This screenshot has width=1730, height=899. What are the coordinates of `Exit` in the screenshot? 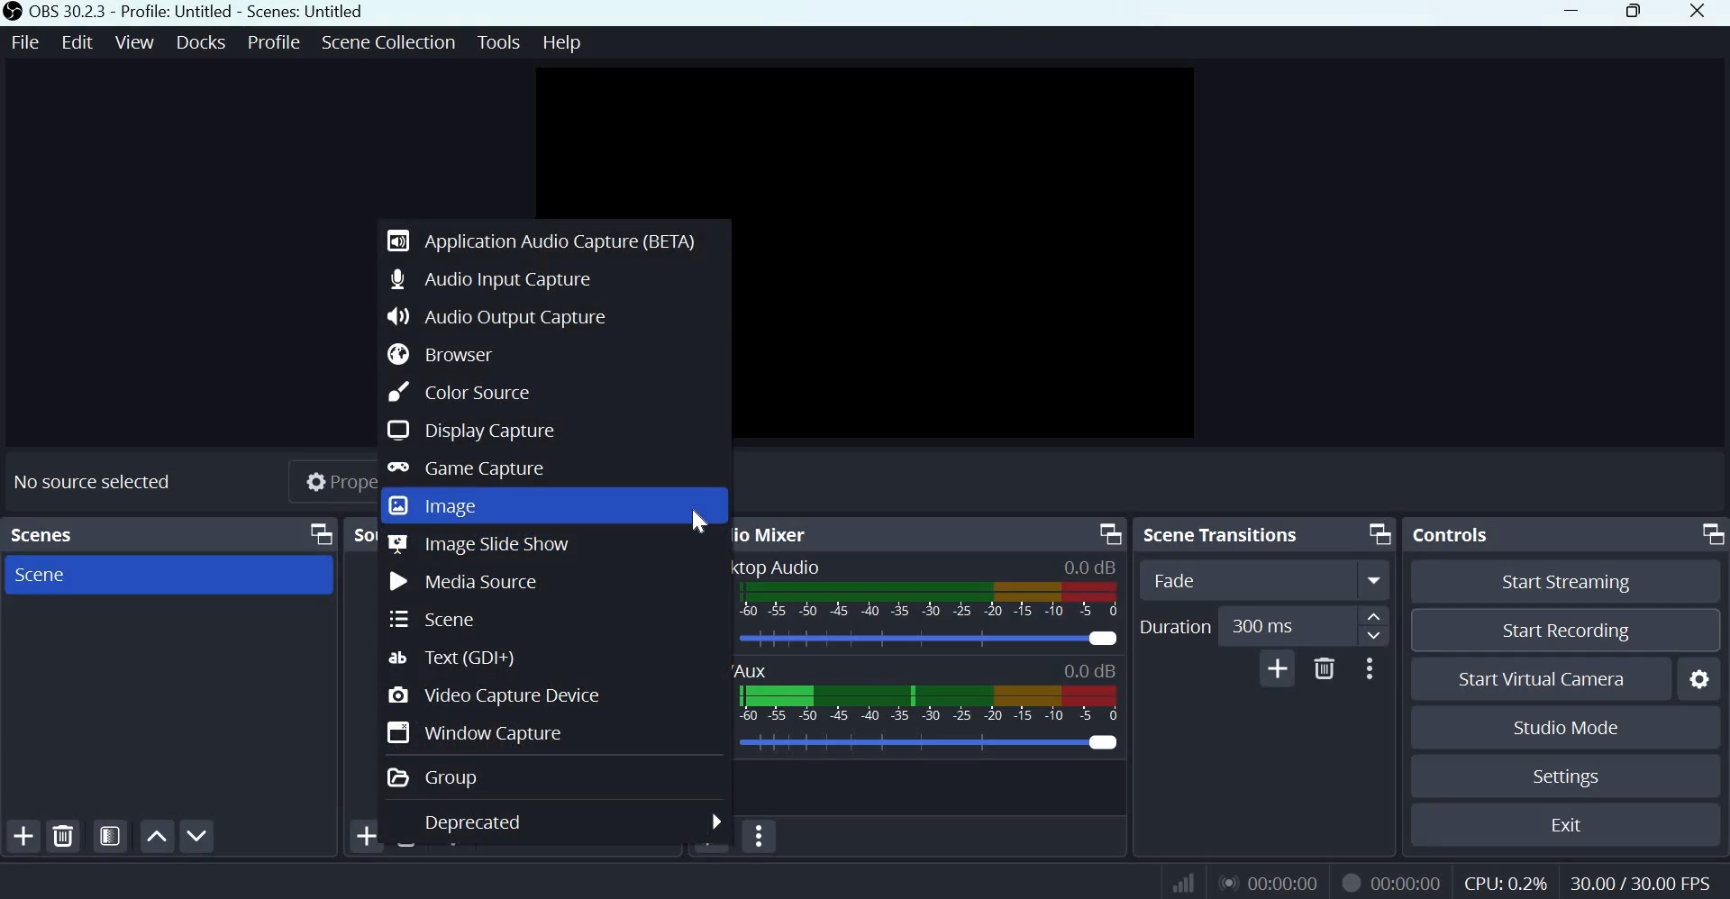 It's located at (1568, 822).